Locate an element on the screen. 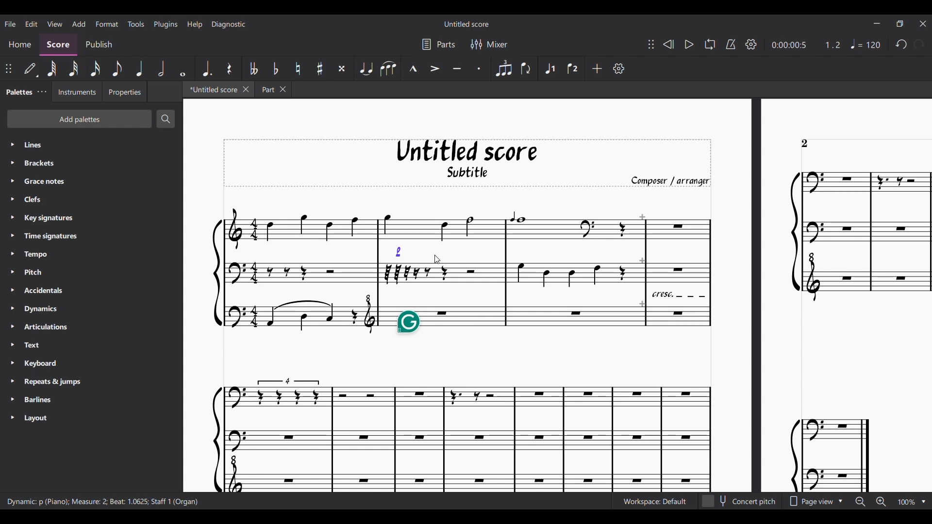  Toggle sharp is located at coordinates (320, 68).